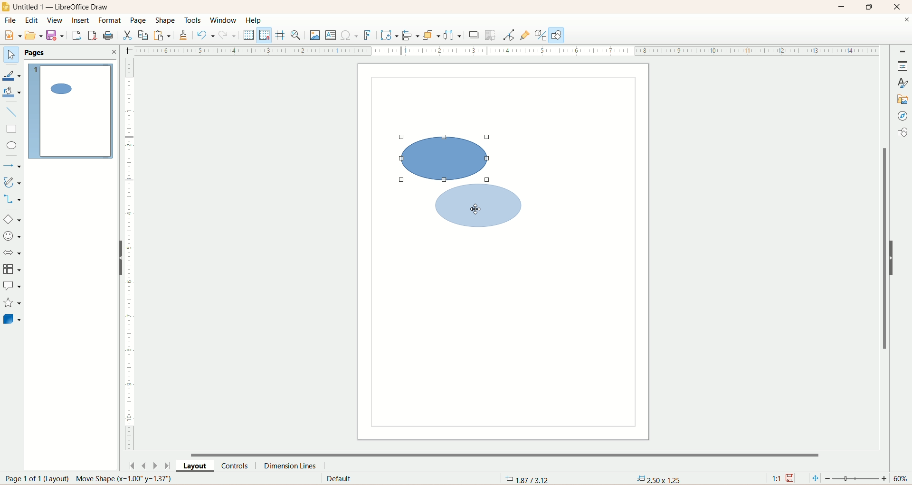 Image resolution: width=912 pixels, height=485 pixels. I want to click on toggle extrusion, so click(542, 36).